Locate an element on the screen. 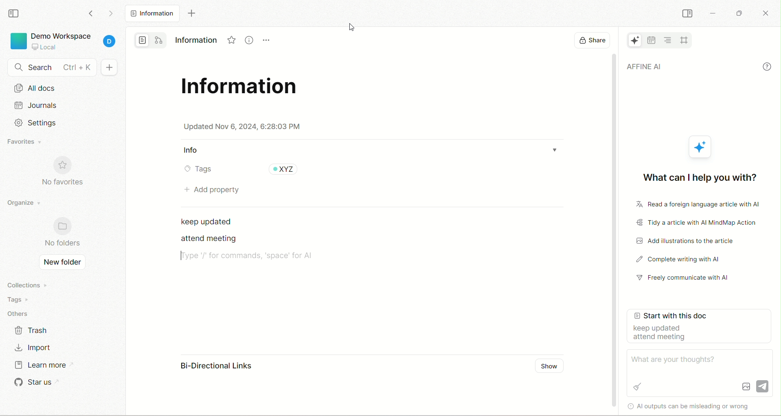 The width and height of the screenshot is (781, 416). AFFiNE AI is located at coordinates (686, 67).